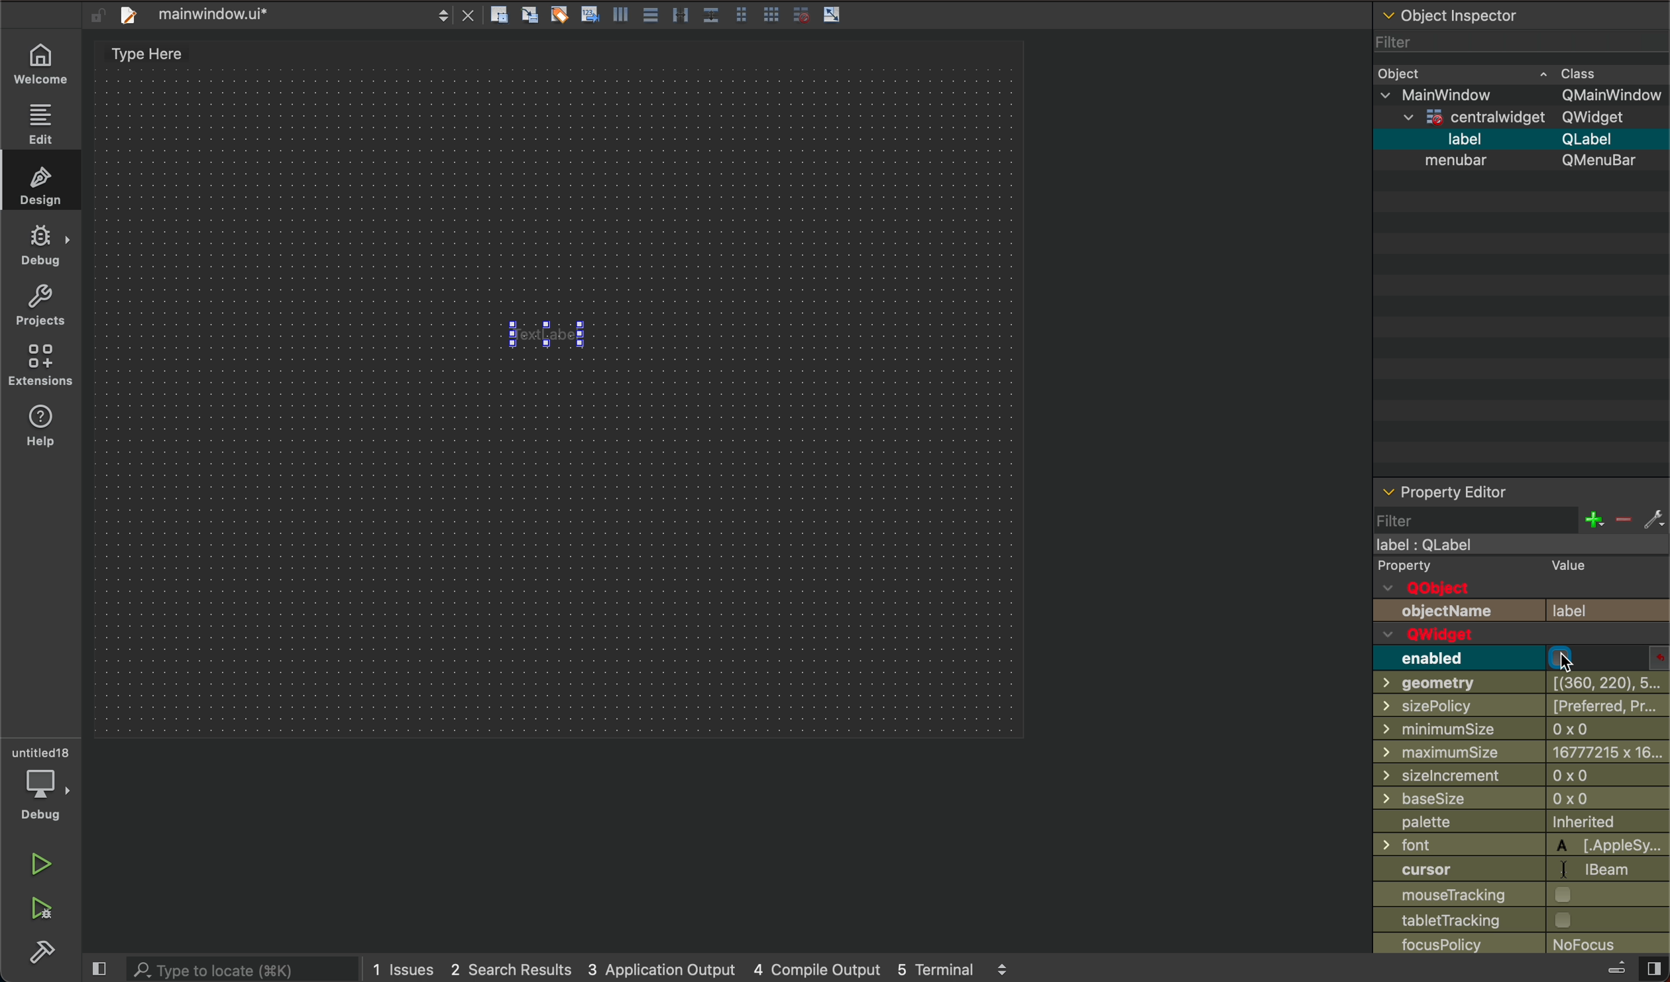  What do you see at coordinates (1437, 751) in the screenshot?
I see `maximumSize` at bounding box center [1437, 751].